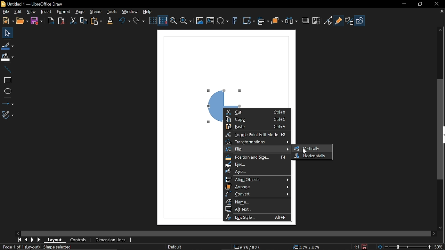  I want to click on transformation, so click(249, 21).